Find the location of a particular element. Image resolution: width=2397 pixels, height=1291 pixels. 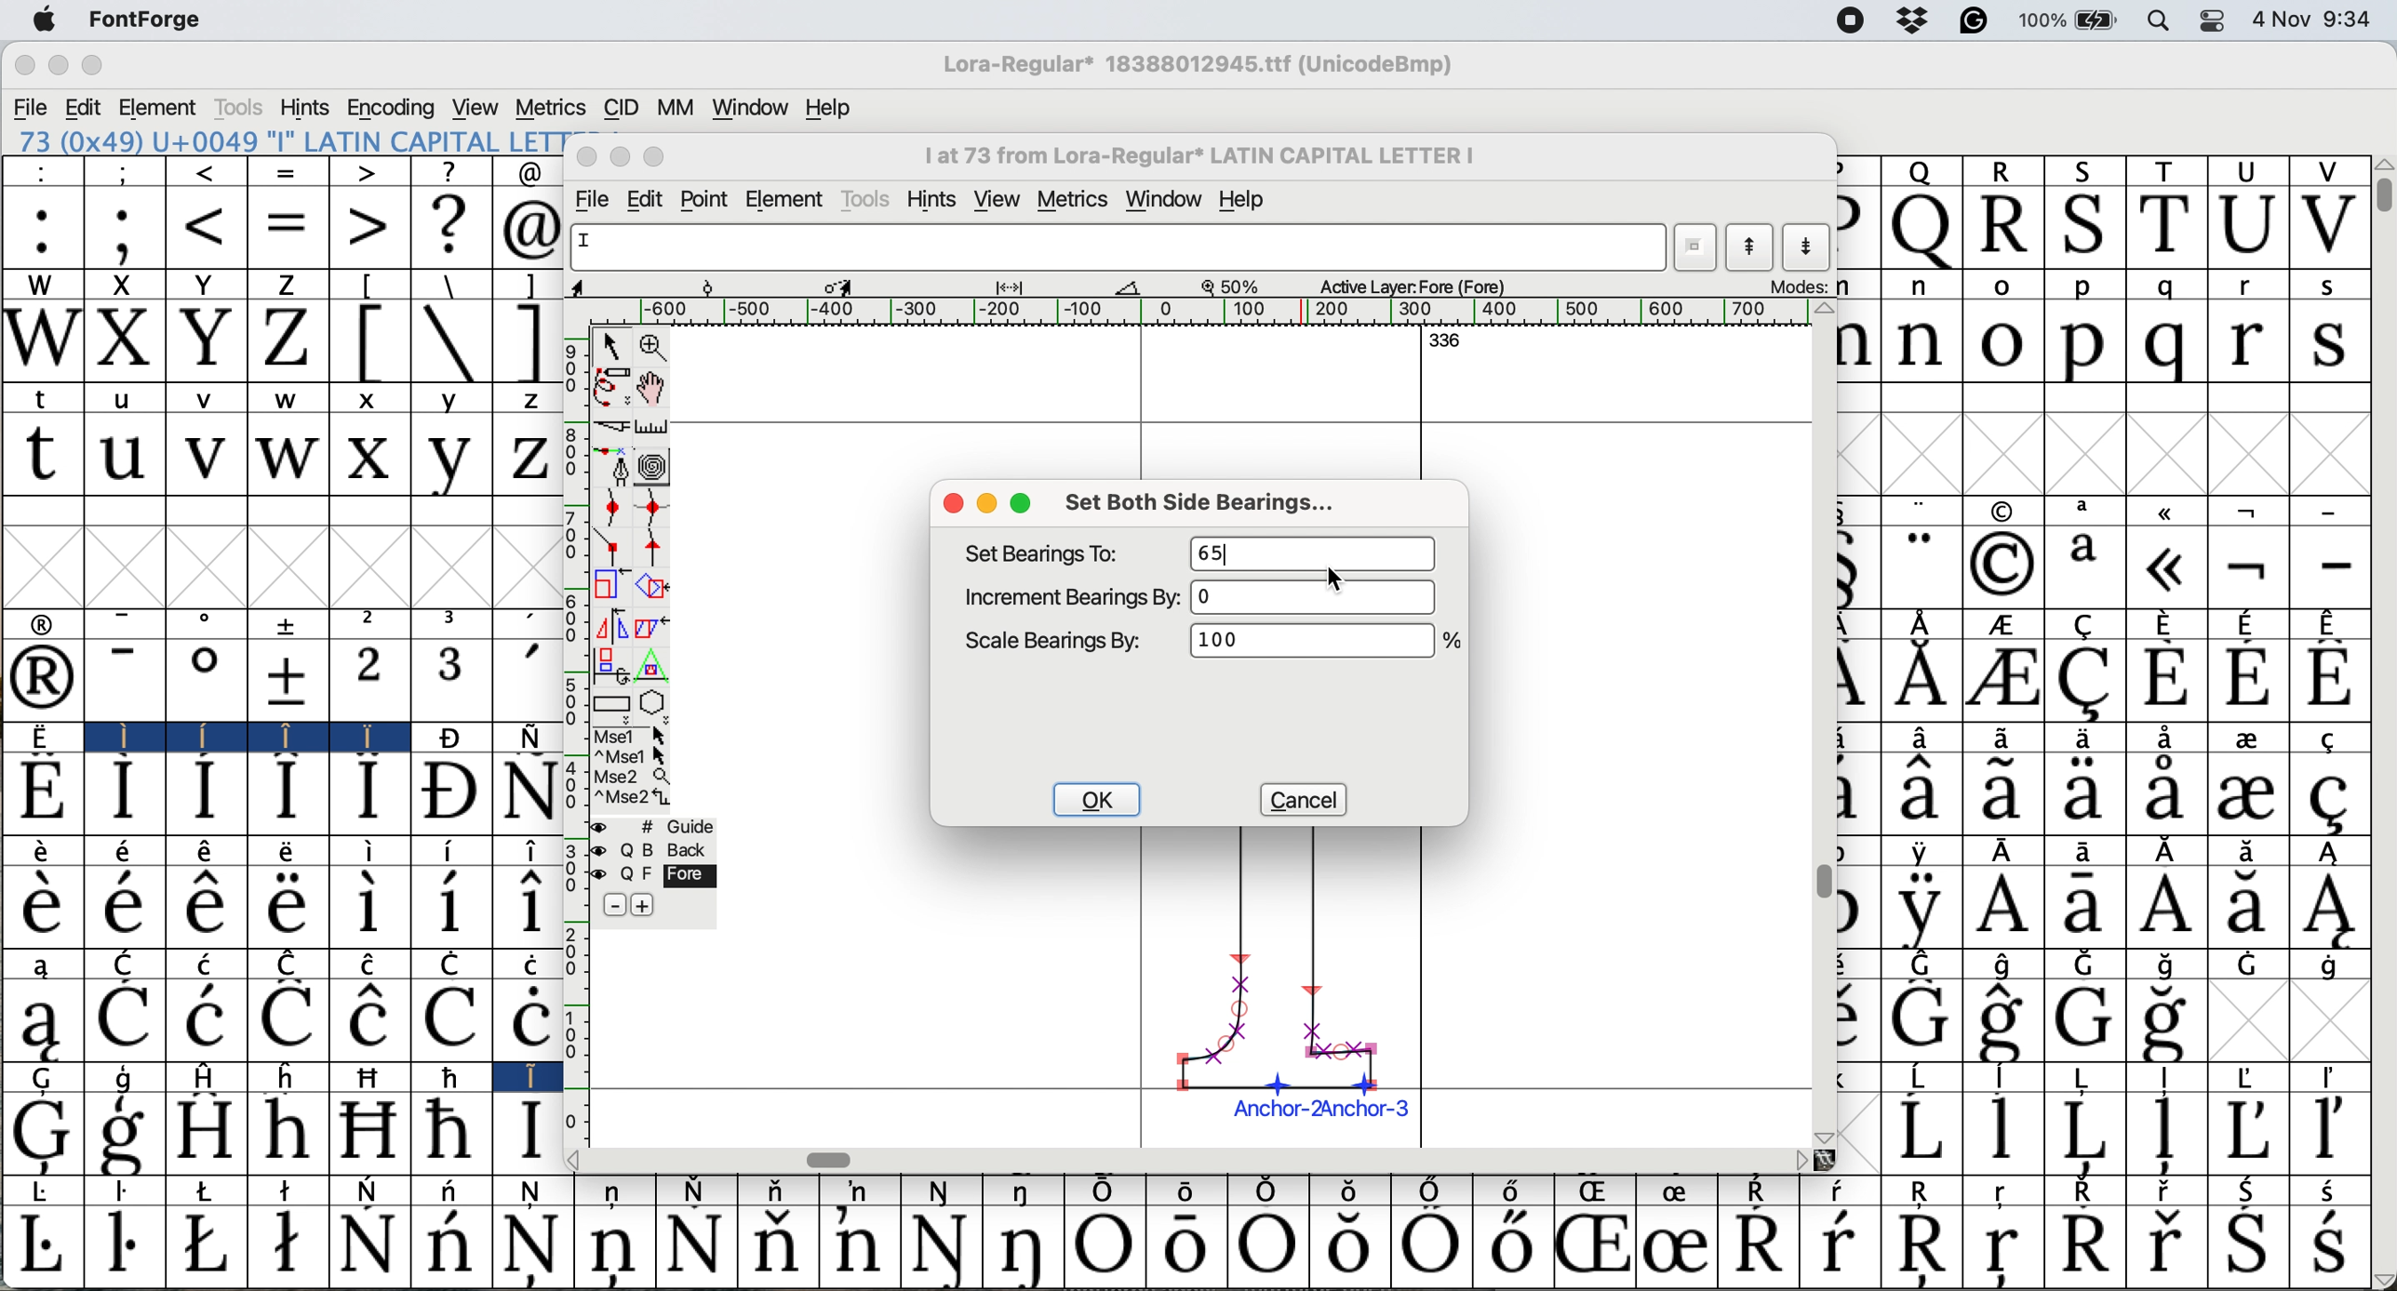

Symbol is located at coordinates (365, 1244).